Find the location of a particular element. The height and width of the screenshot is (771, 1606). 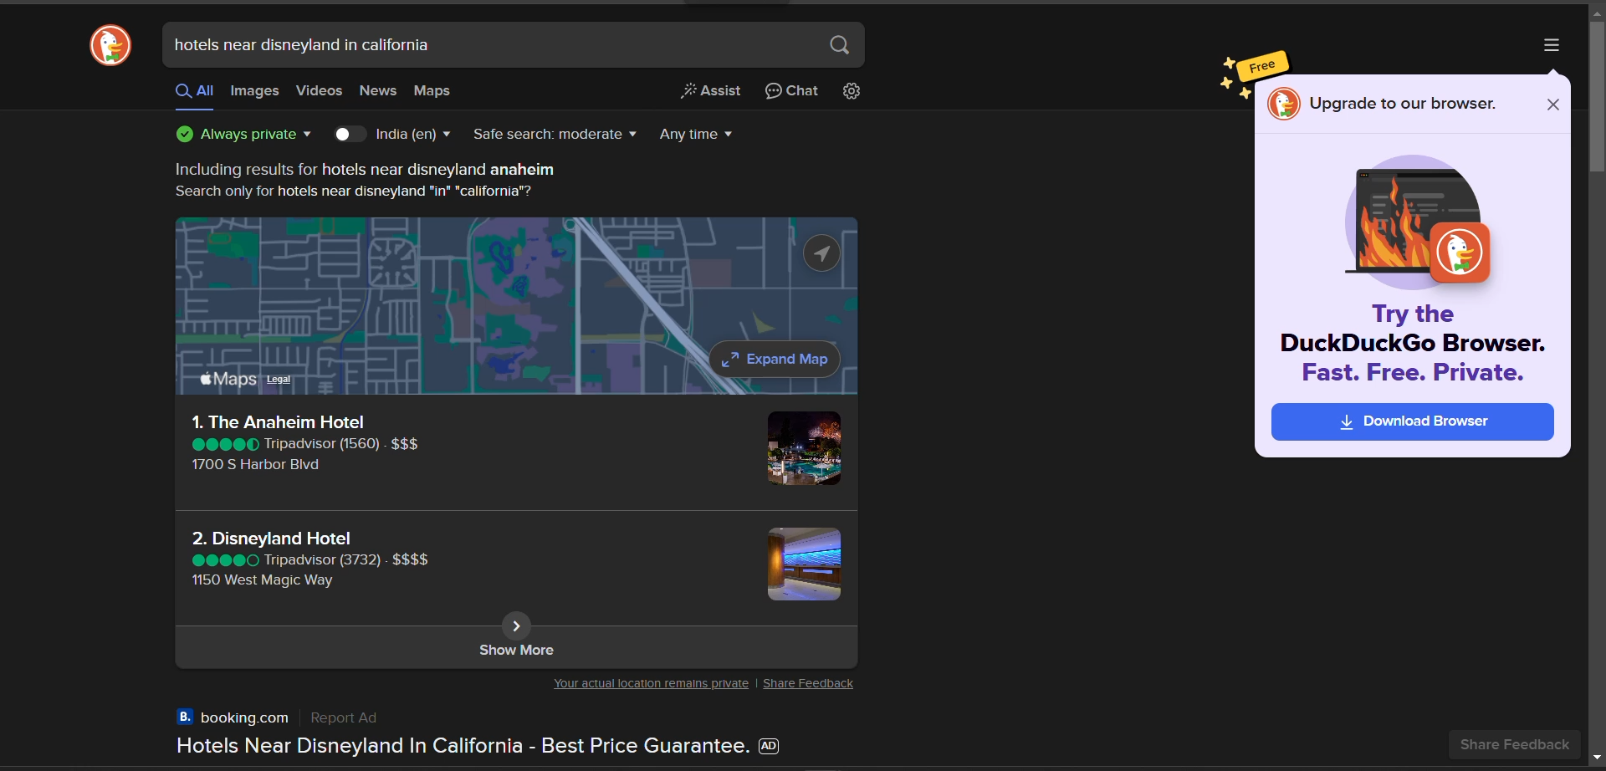

news is located at coordinates (377, 93).